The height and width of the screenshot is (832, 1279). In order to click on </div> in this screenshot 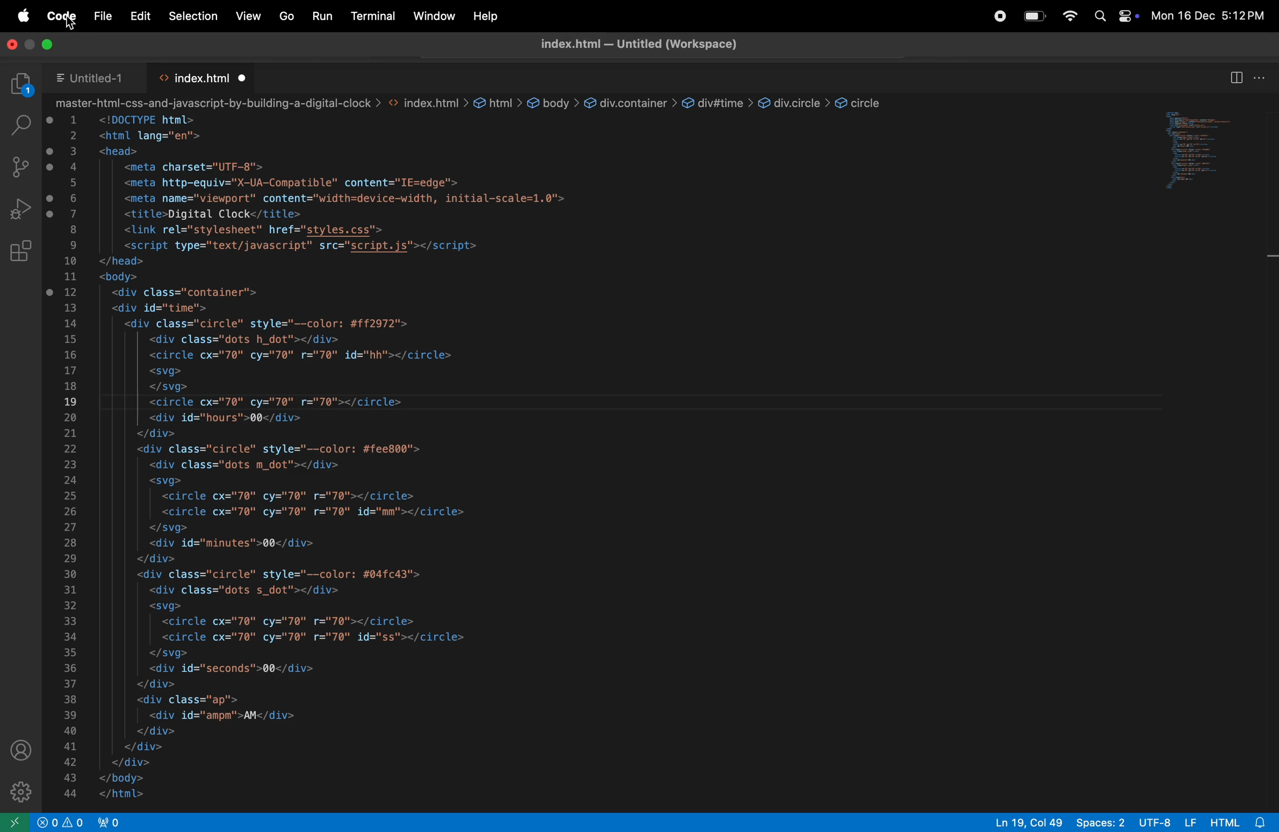, I will do `click(130, 763)`.